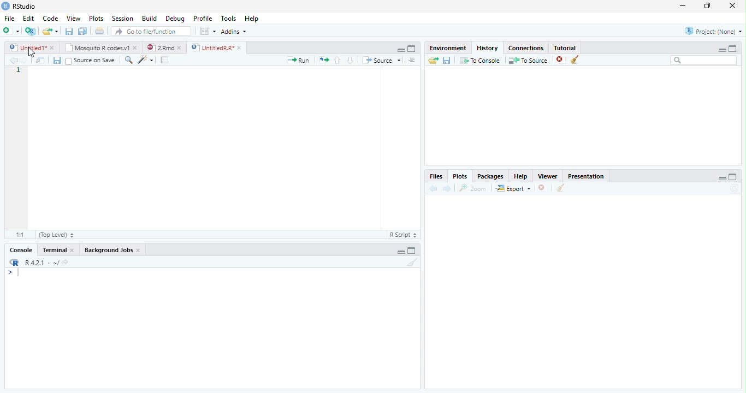 The height and width of the screenshot is (393, 746). Describe the element at coordinates (703, 60) in the screenshot. I see `Search bar` at that location.